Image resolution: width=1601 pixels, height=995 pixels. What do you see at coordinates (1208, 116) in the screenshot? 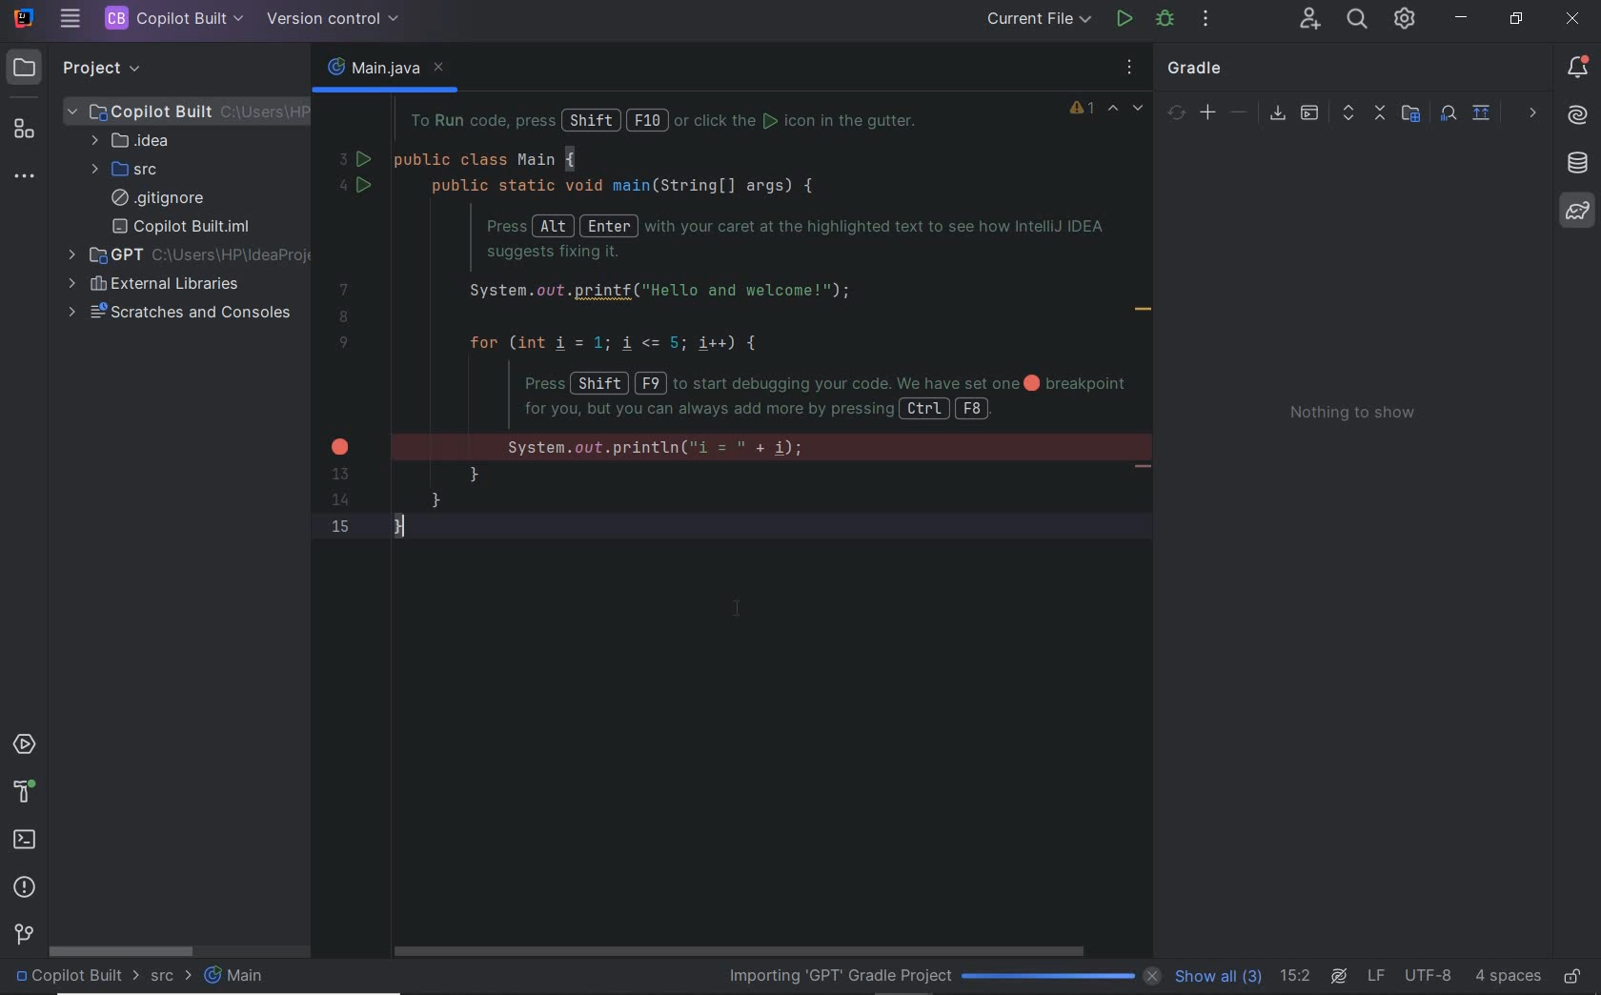
I see `link gradle project` at bounding box center [1208, 116].